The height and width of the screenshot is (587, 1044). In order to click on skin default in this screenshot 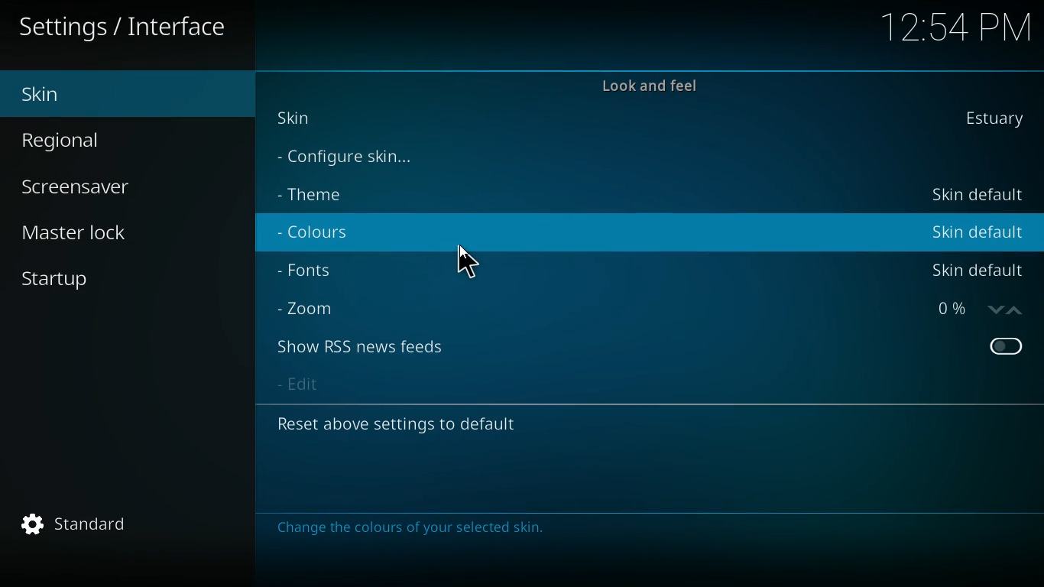, I will do `click(977, 232)`.